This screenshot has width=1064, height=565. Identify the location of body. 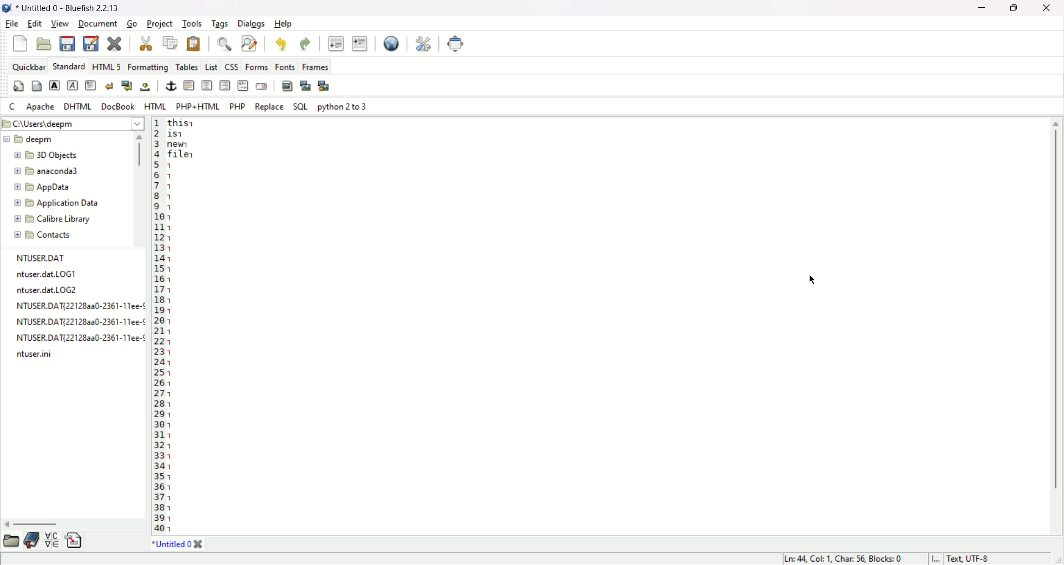
(37, 88).